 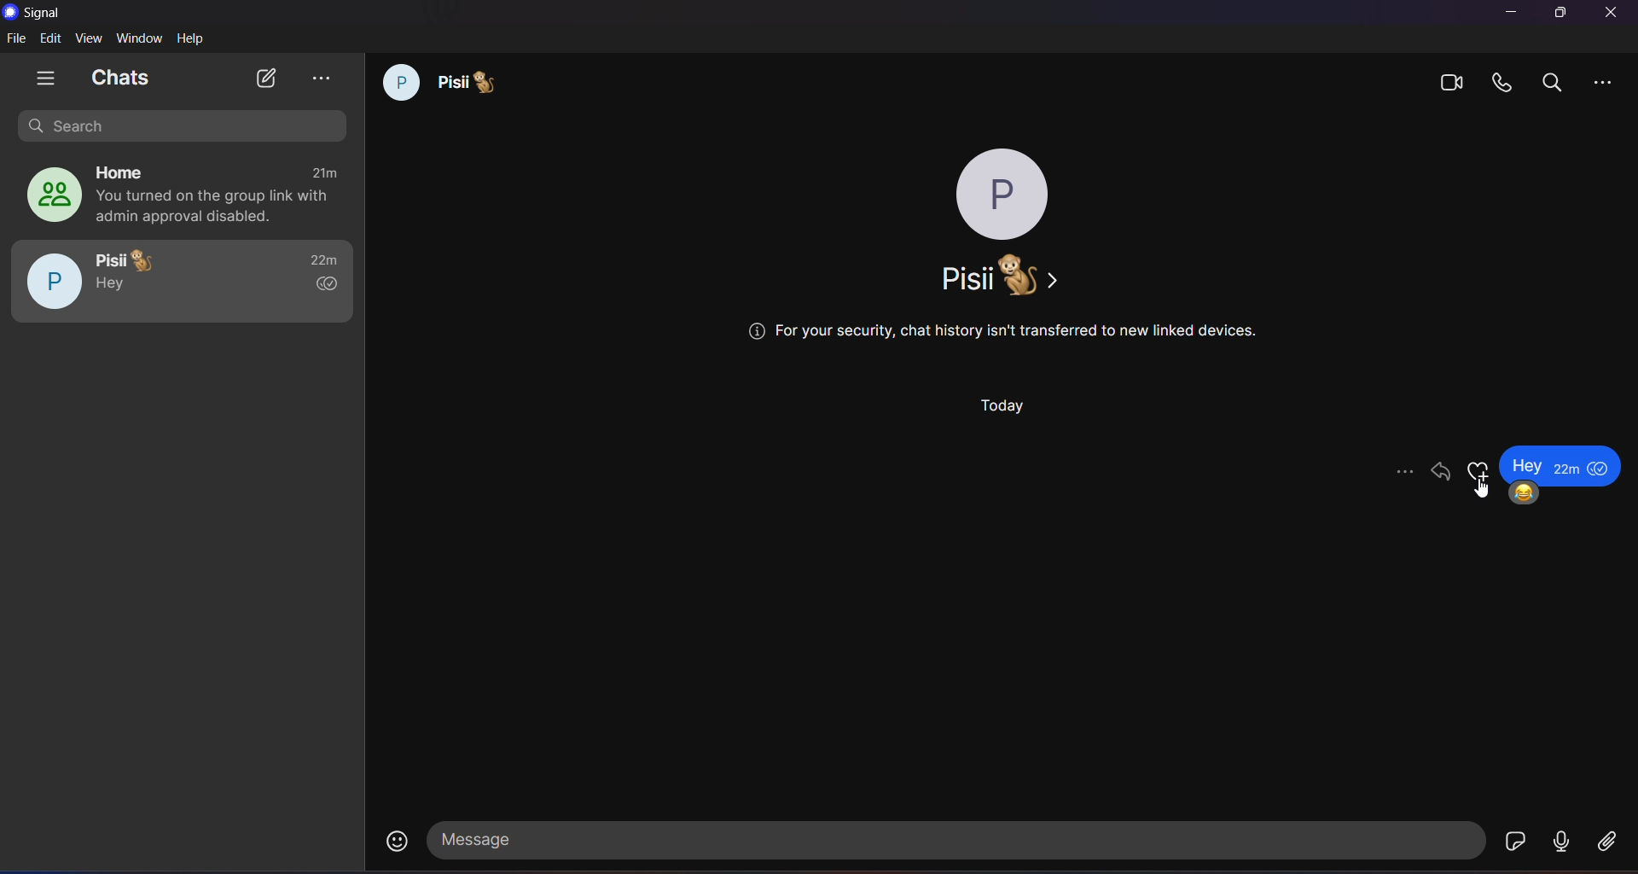 What do you see at coordinates (1558, 463) in the screenshot?
I see `message` at bounding box center [1558, 463].